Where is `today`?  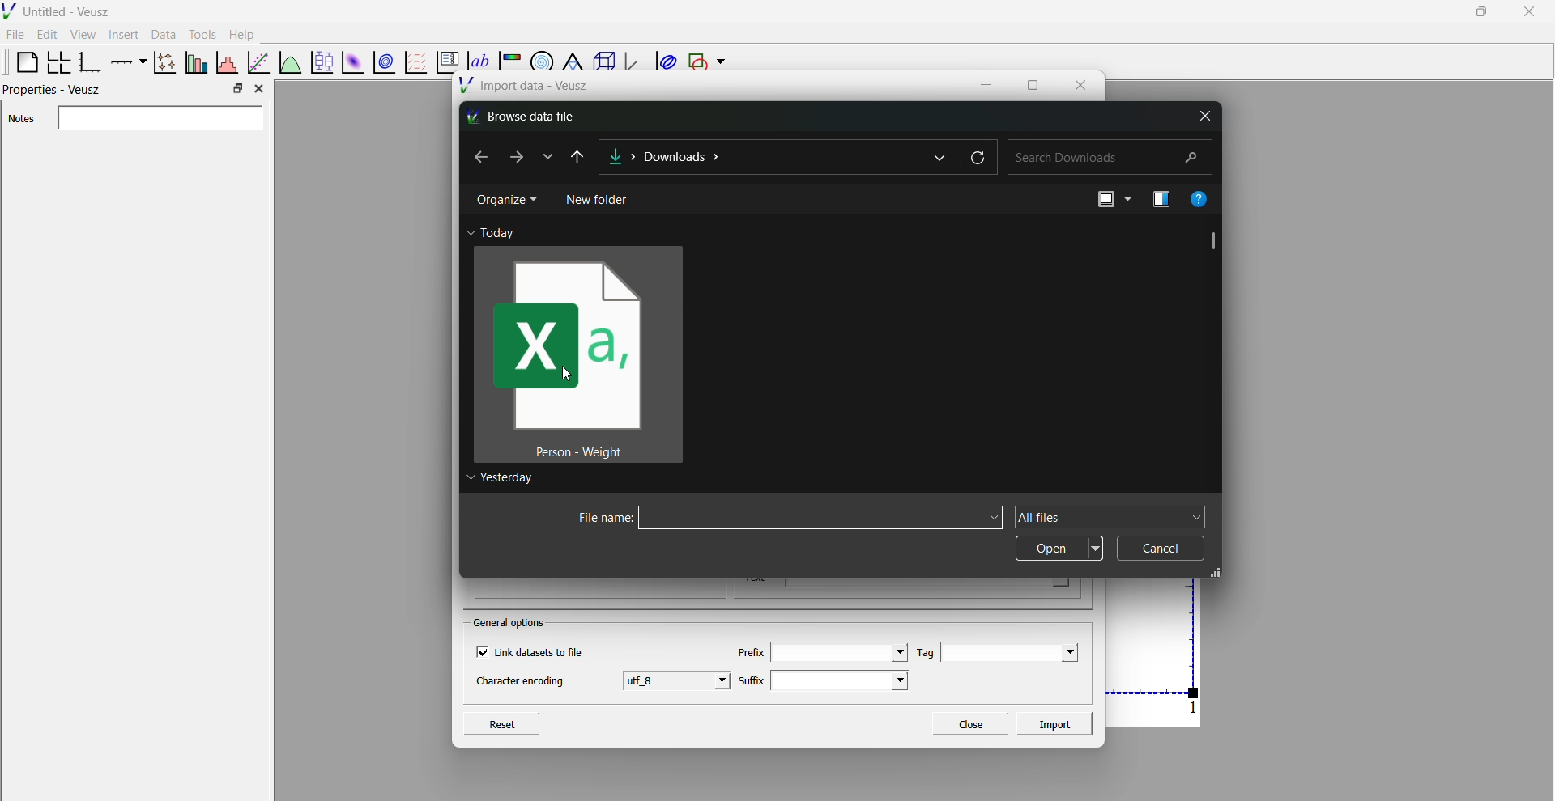
today is located at coordinates (505, 231).